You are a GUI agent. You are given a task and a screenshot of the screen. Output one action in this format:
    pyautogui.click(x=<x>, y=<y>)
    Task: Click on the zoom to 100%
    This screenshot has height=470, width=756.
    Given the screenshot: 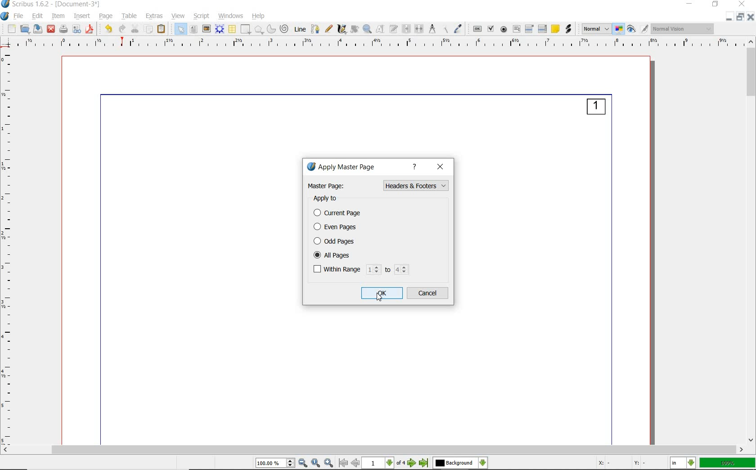 What is the action you would take?
    pyautogui.click(x=317, y=463)
    